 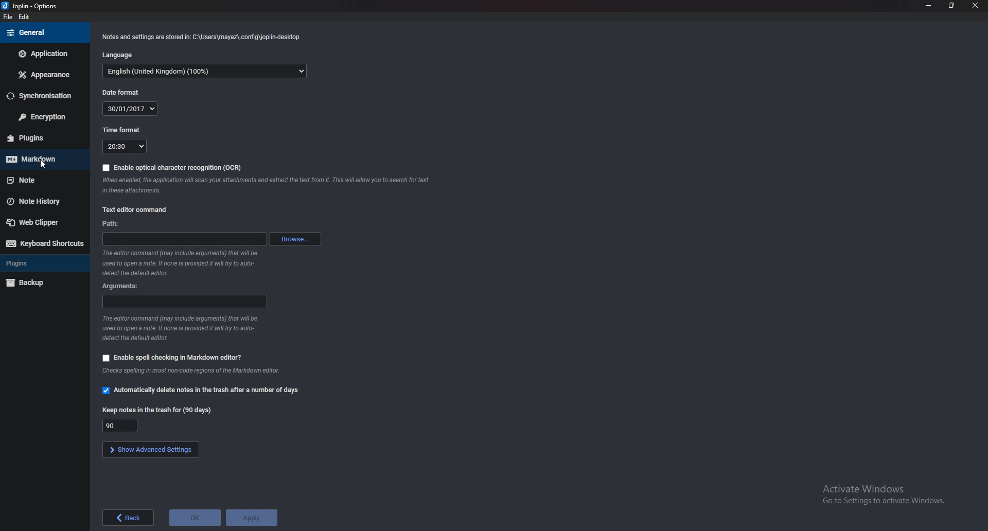 I want to click on The editor command (may include arguments) that will be used to open a note. If none is provided it will try to auto-detect the default editor., so click(x=187, y=328).